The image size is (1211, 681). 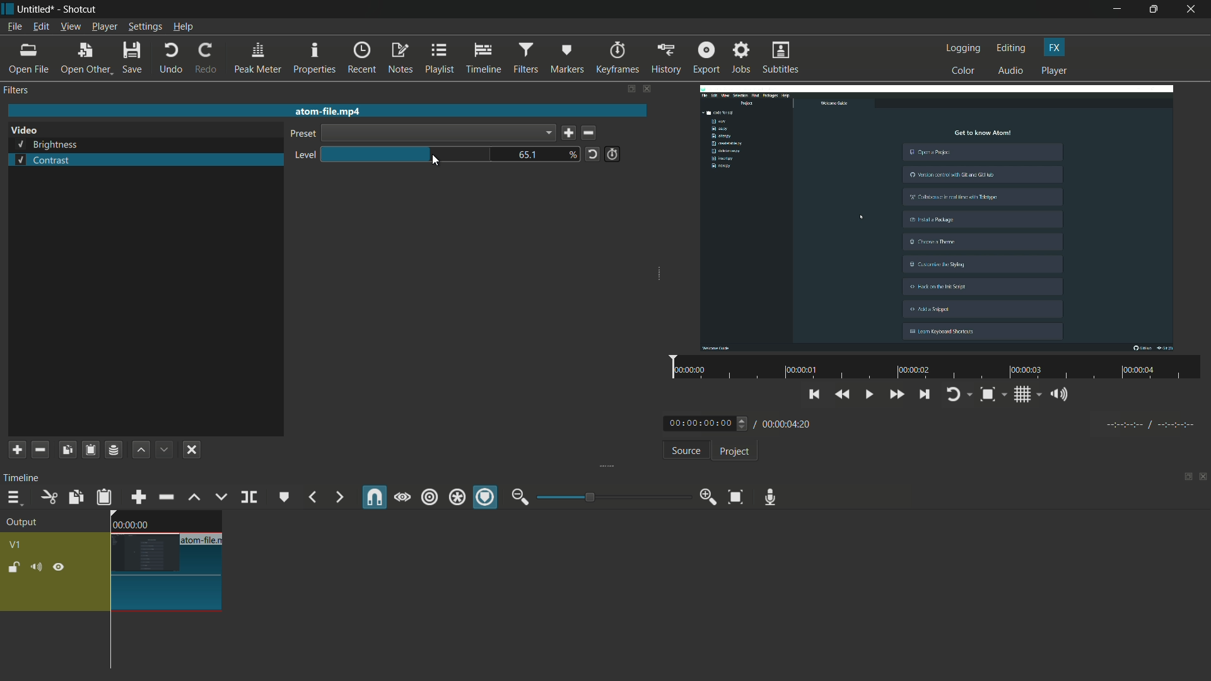 I want to click on editing, so click(x=1012, y=48).